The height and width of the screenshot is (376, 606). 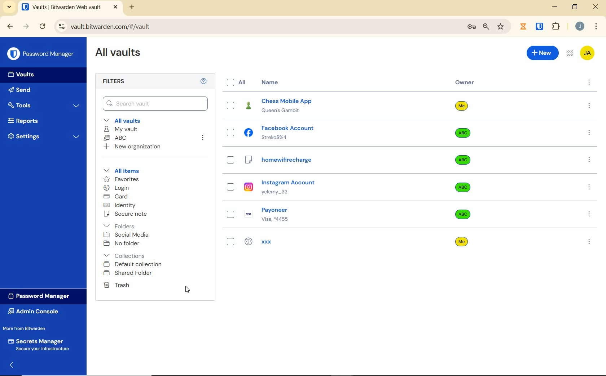 What do you see at coordinates (130, 120) in the screenshot?
I see `All vaults` at bounding box center [130, 120].